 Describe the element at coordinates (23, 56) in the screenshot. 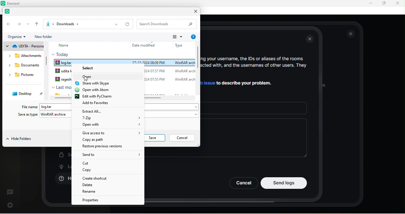

I see `attachments` at that location.